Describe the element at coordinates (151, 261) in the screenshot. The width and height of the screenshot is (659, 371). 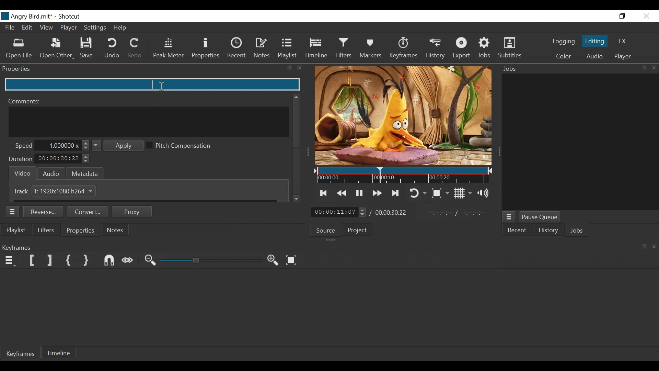
I see `Zoom Keyframe out` at that location.